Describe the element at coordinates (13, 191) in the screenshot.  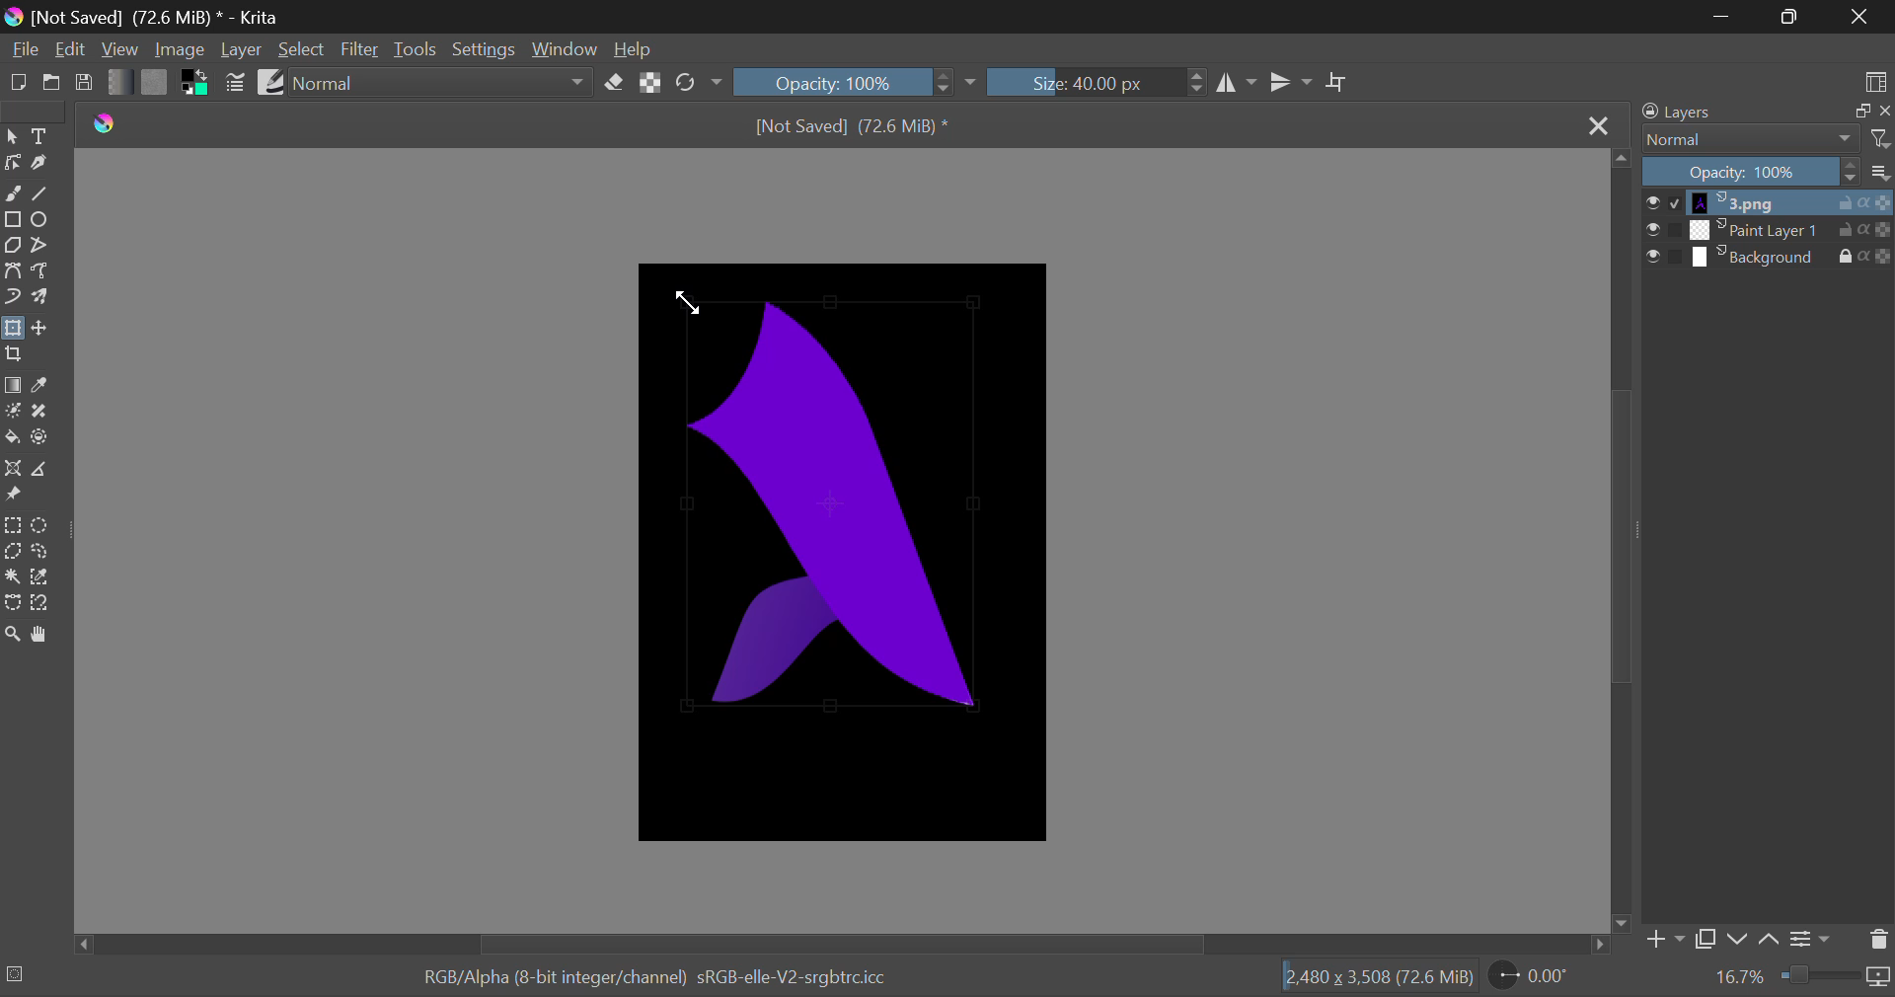
I see `Freehand` at that location.